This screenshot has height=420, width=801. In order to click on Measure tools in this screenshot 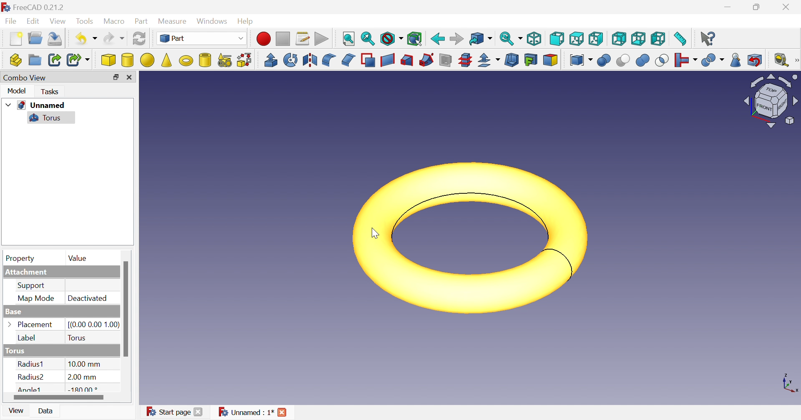, I will do `click(781, 60)`.